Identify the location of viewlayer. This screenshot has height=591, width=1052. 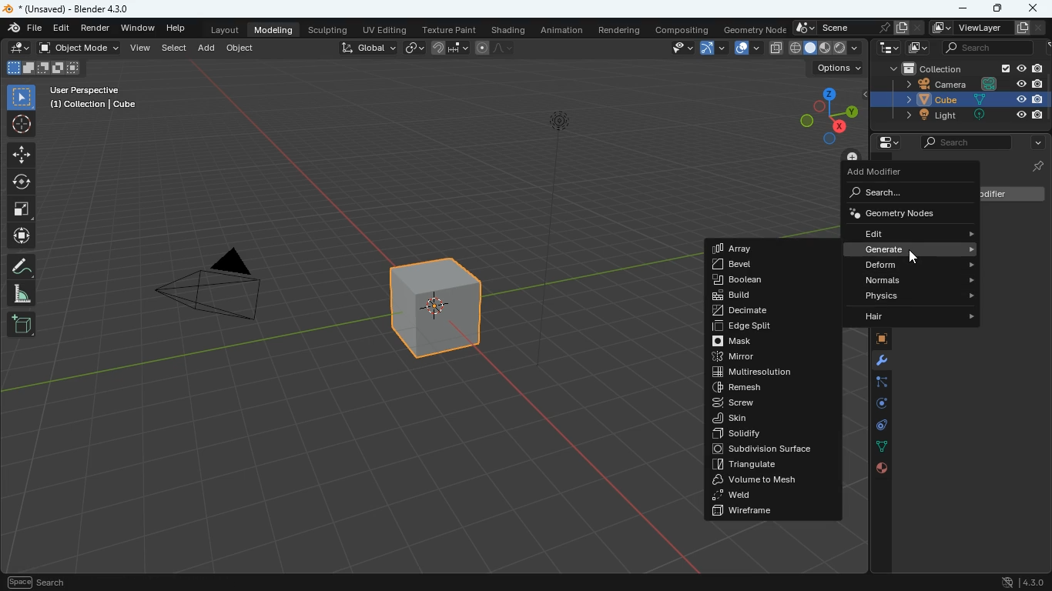
(983, 28).